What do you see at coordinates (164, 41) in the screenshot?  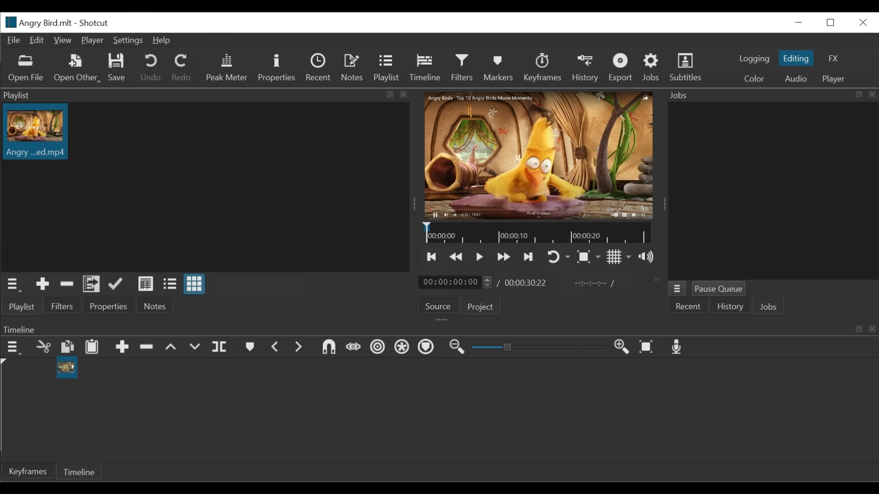 I see `Help` at bounding box center [164, 41].